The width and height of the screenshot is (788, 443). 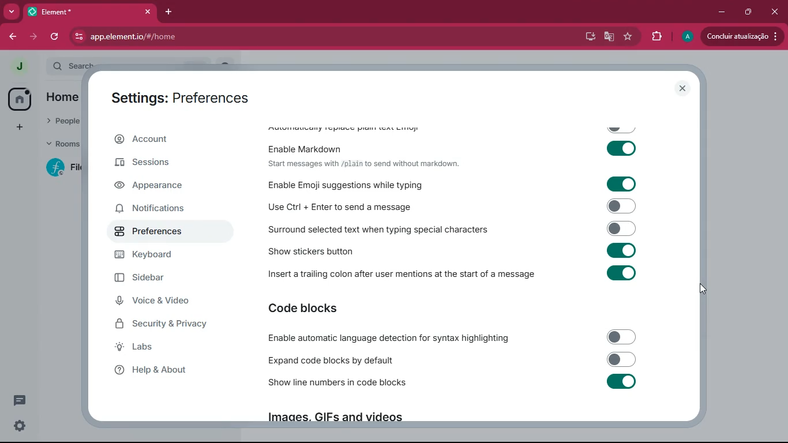 What do you see at coordinates (163, 164) in the screenshot?
I see `sessions` at bounding box center [163, 164].